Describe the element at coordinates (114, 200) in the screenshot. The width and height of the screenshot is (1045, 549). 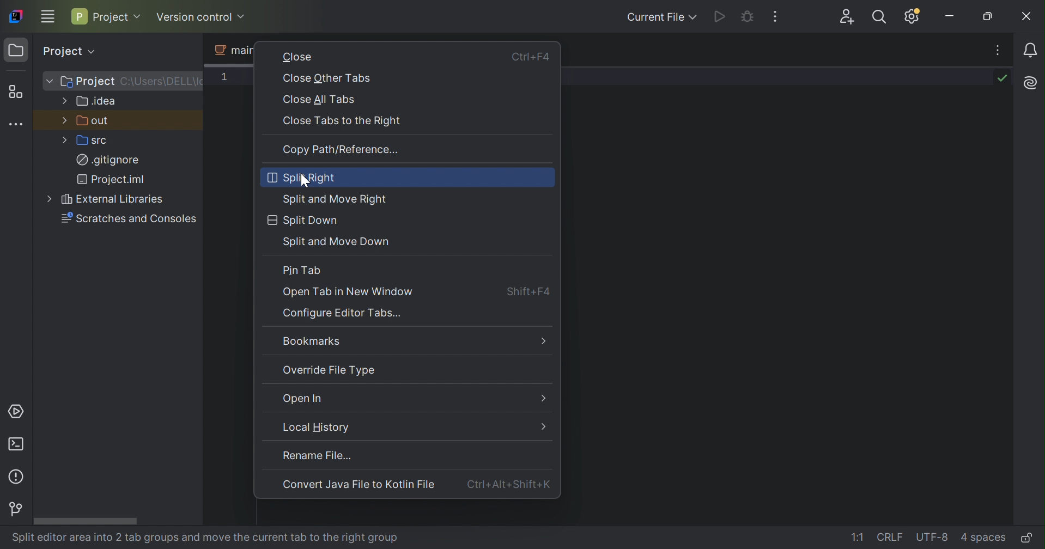
I see `External Libraries` at that location.